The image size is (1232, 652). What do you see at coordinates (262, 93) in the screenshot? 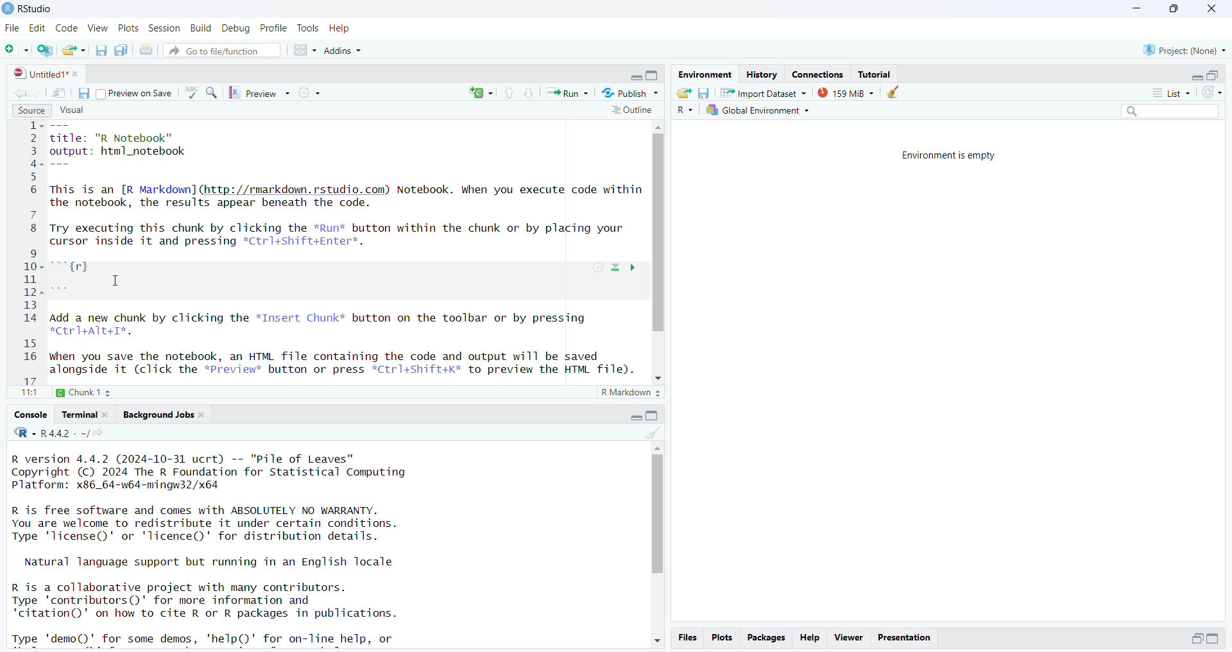
I see `preview` at bounding box center [262, 93].